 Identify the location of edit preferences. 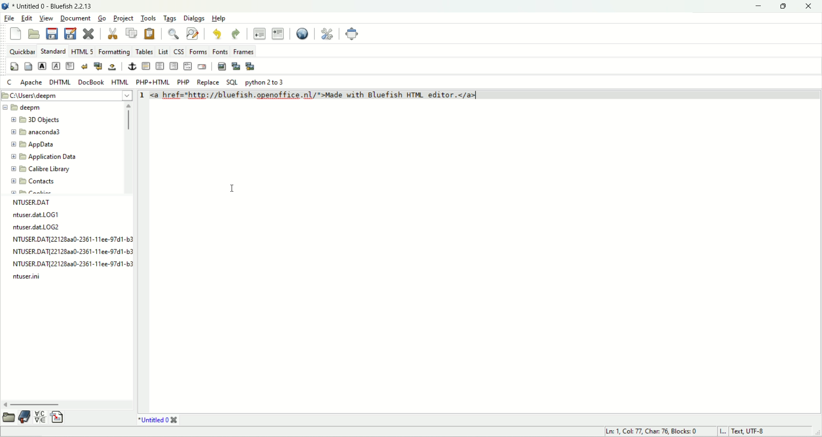
(328, 34).